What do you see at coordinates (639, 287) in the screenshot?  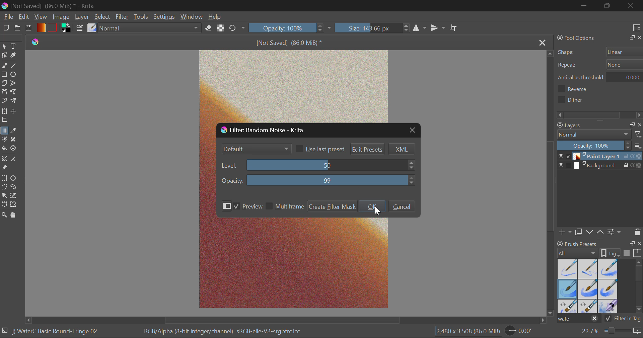 I see `horizontal scroll bar` at bounding box center [639, 287].